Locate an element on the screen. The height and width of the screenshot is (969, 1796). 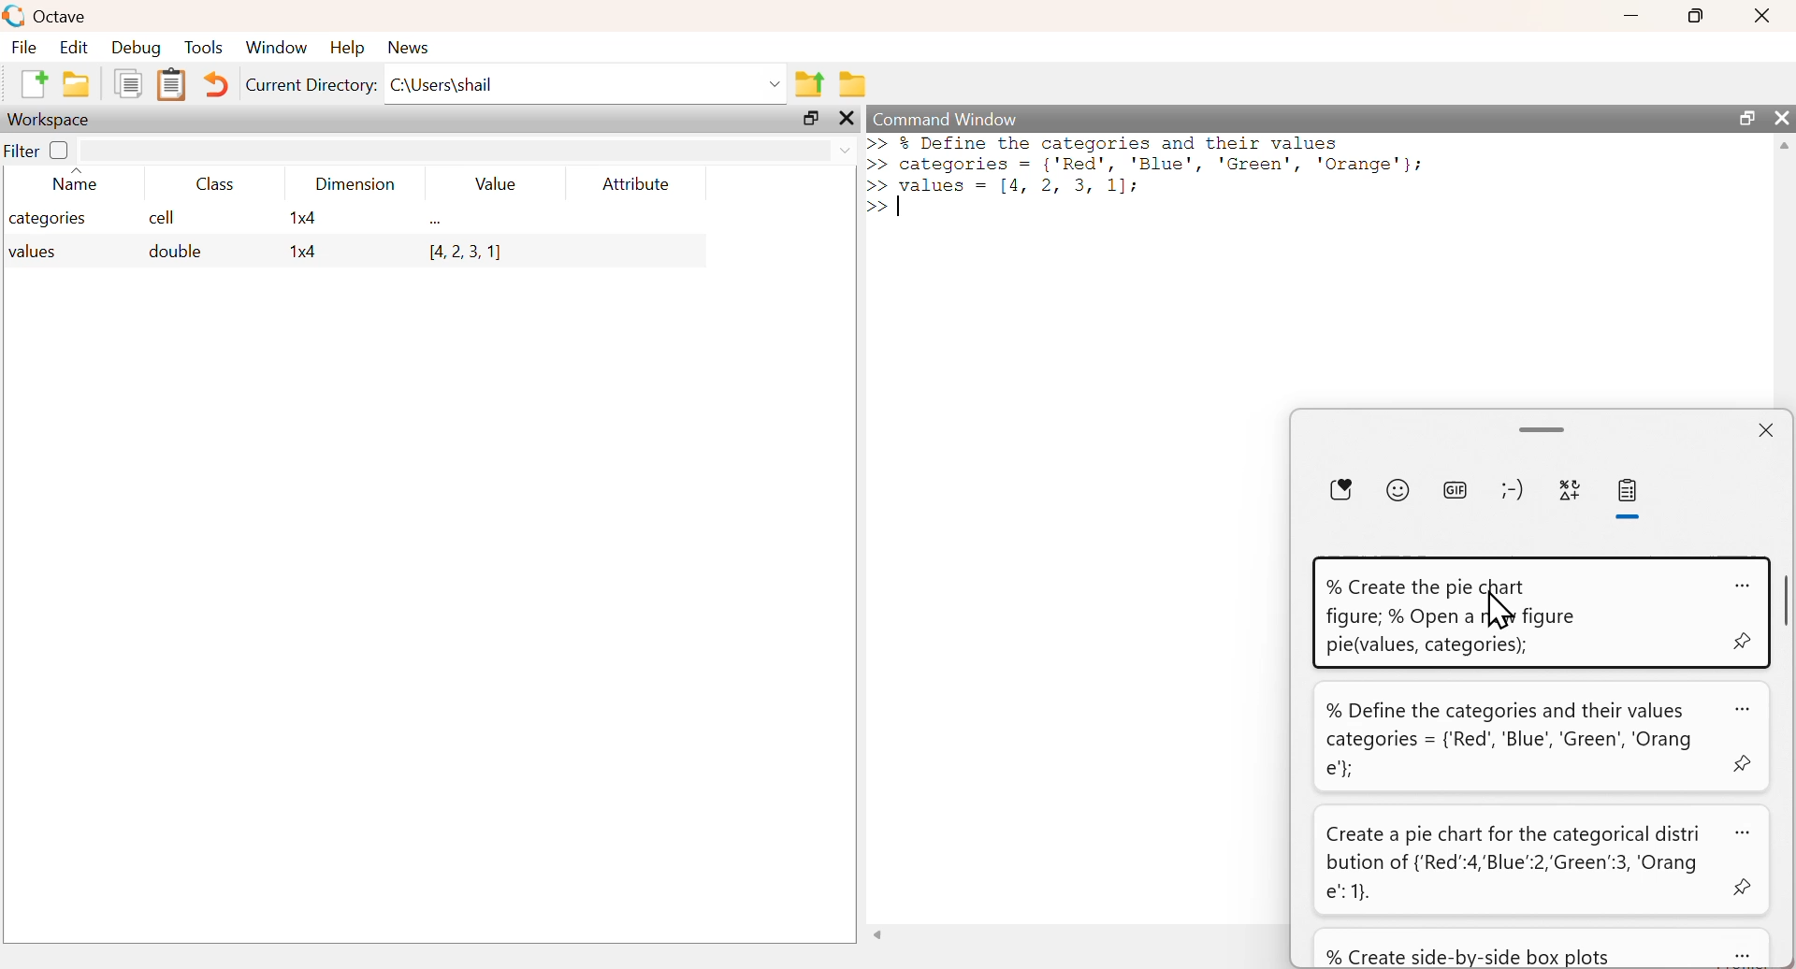
scroll bar is located at coordinates (1545, 429).